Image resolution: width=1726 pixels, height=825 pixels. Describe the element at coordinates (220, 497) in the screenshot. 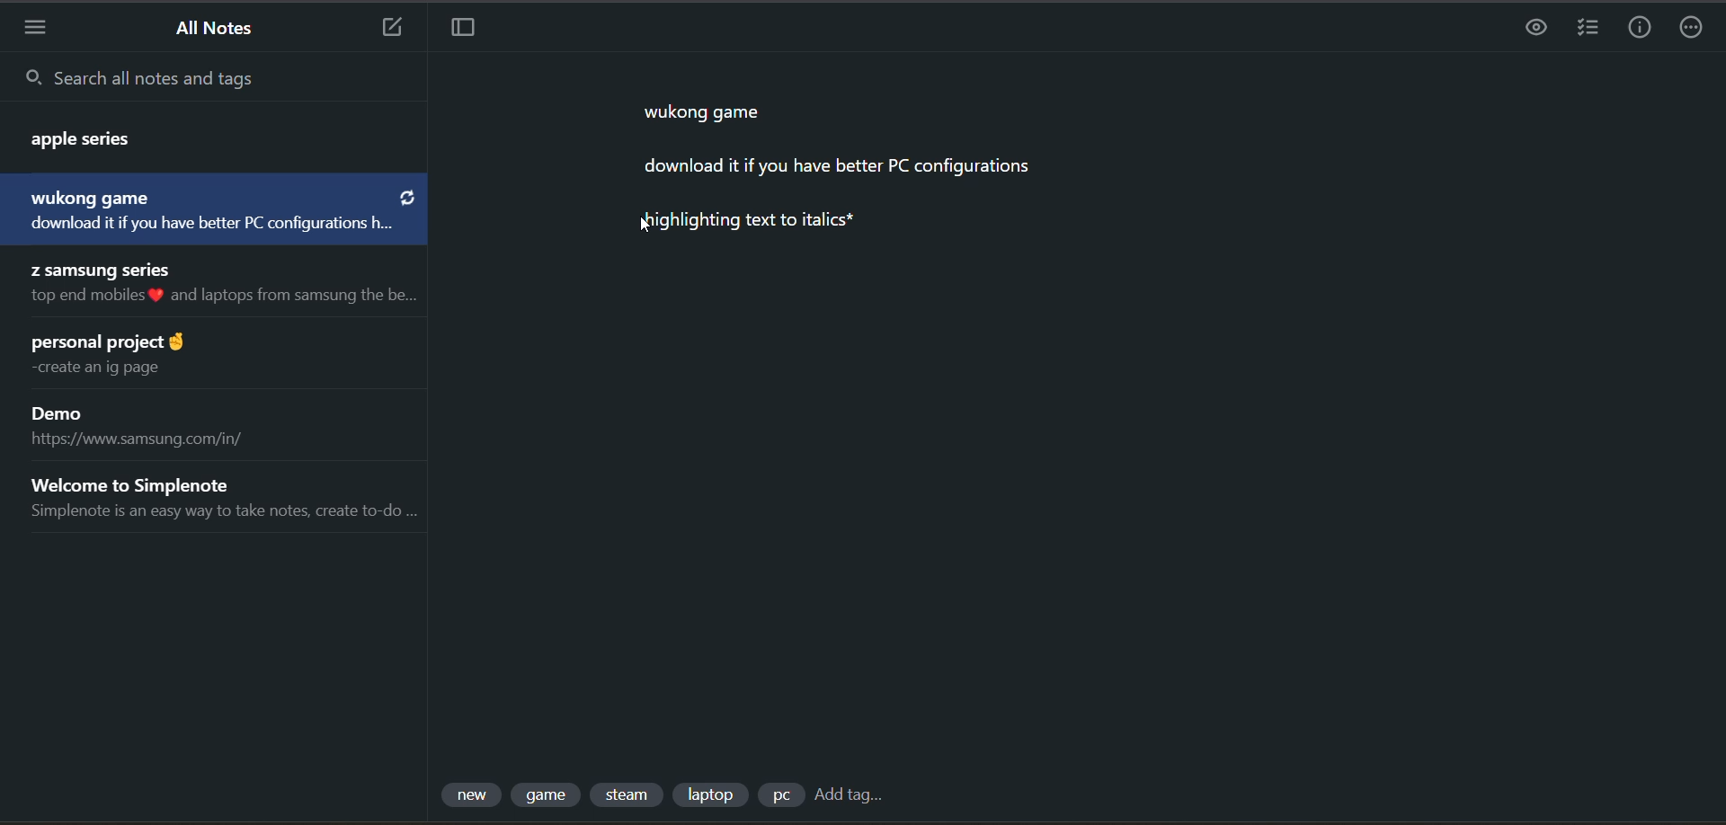

I see `note title and preview` at that location.